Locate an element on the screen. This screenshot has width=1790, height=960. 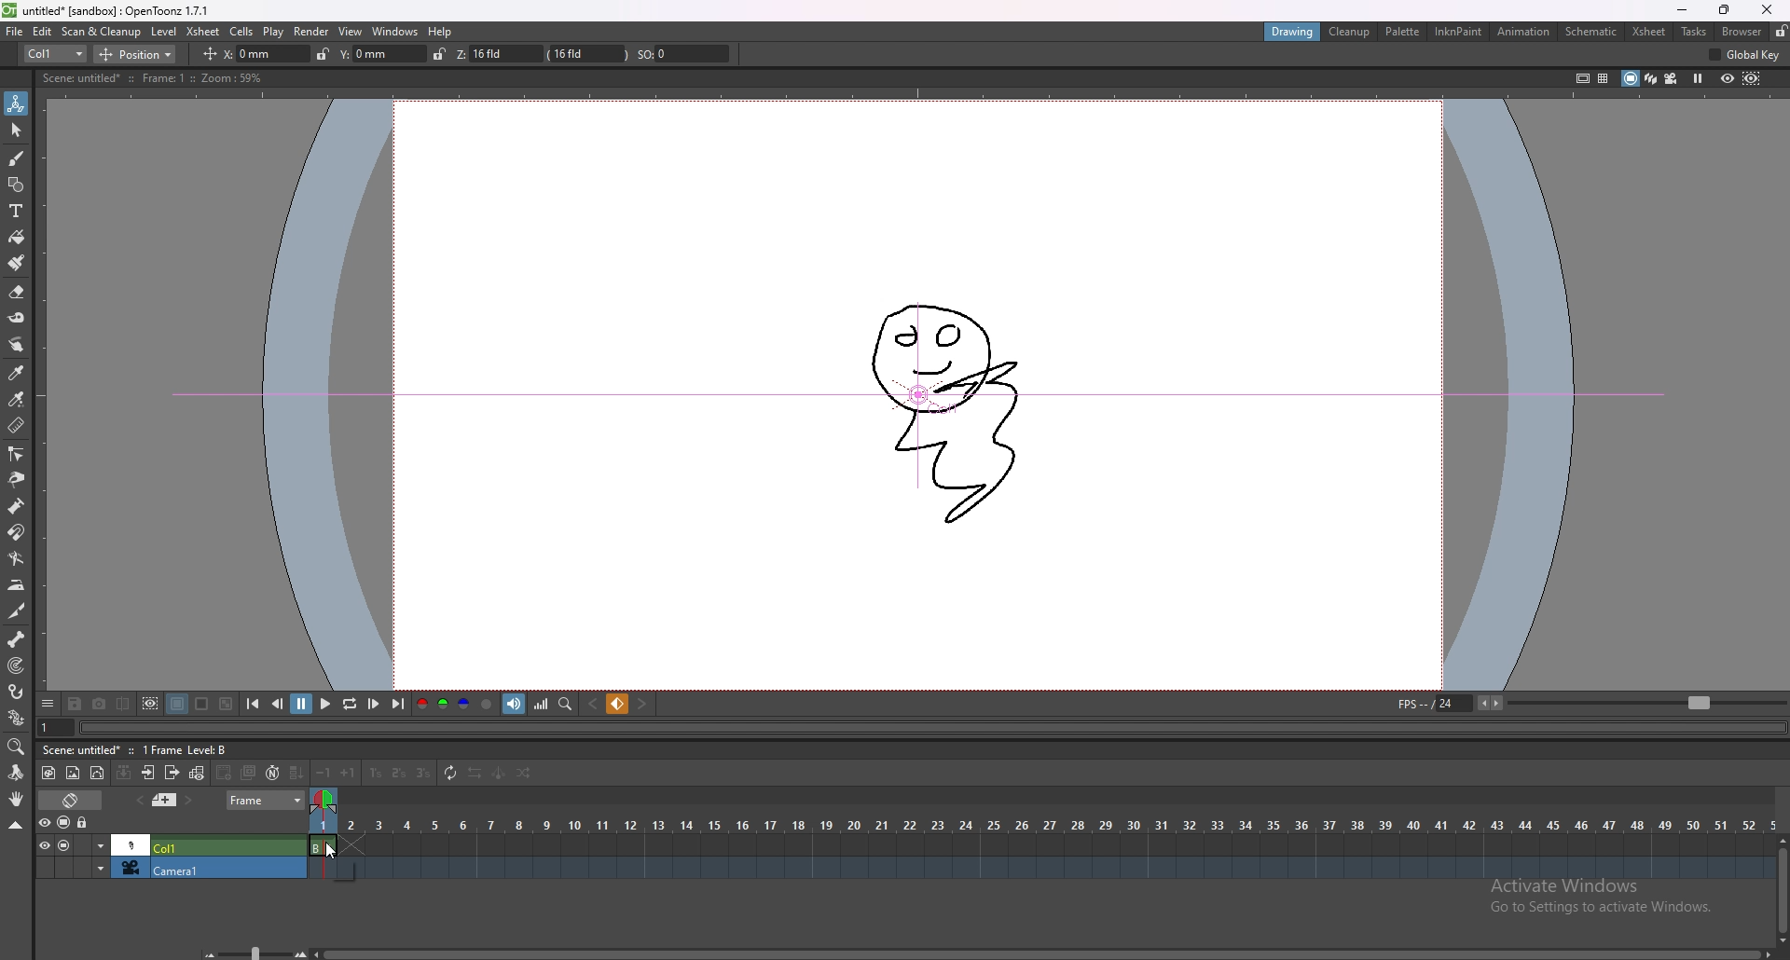
rotate is located at coordinates (15, 773).